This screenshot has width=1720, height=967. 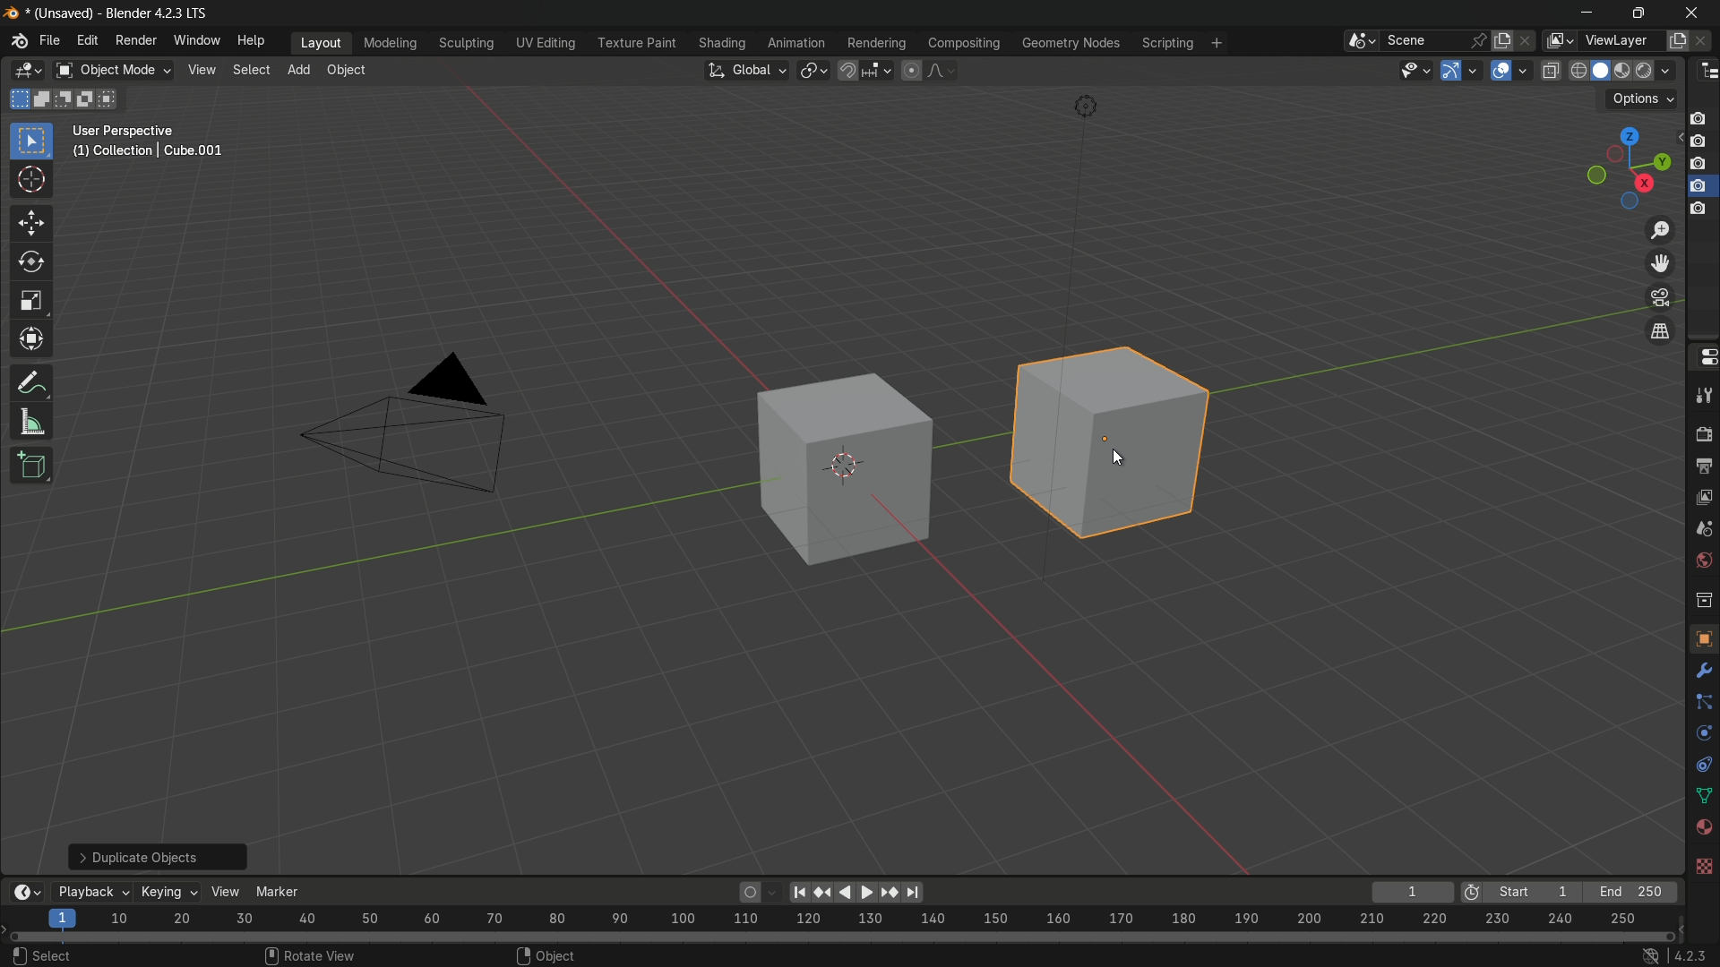 What do you see at coordinates (168, 891) in the screenshot?
I see `keying` at bounding box center [168, 891].